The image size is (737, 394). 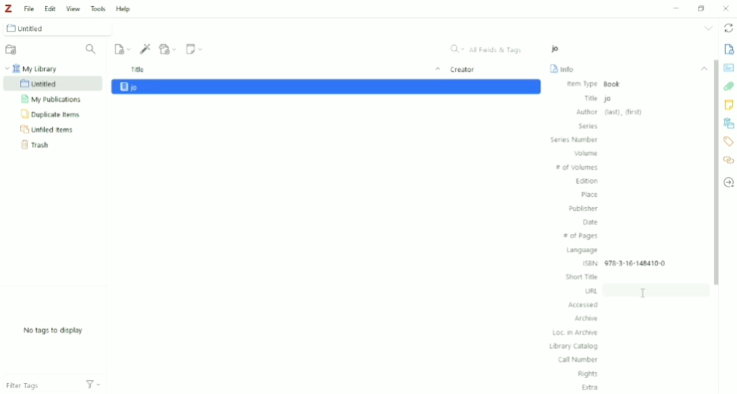 I want to click on My Library, so click(x=37, y=68).